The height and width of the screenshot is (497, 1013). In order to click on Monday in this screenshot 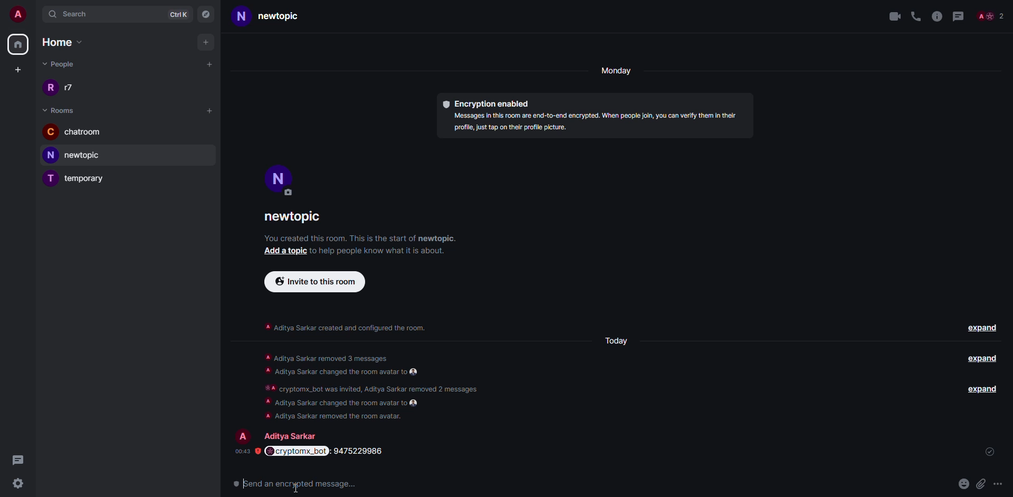, I will do `click(618, 70)`.